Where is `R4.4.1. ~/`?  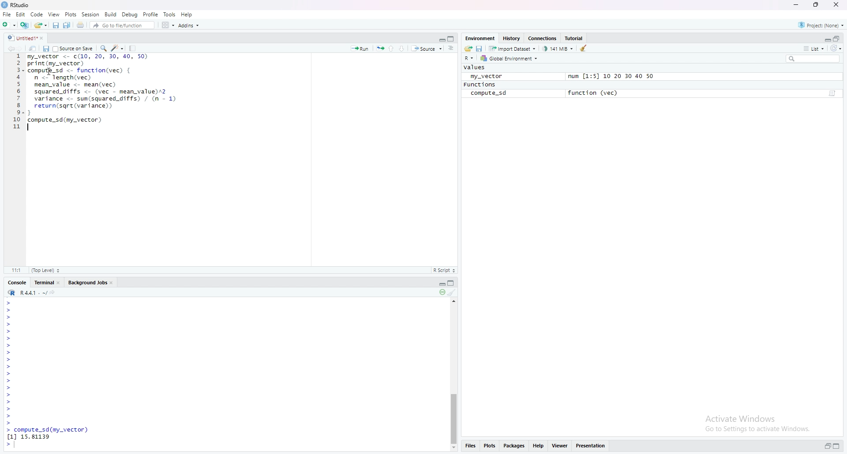 R4.4.1. ~/ is located at coordinates (34, 292).